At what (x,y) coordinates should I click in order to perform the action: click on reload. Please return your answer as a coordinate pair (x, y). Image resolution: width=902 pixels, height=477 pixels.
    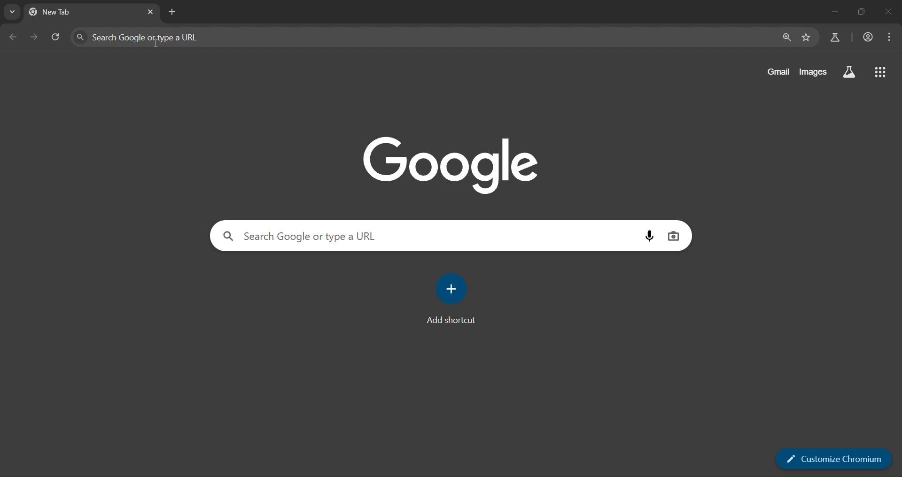
    Looking at the image, I should click on (54, 37).